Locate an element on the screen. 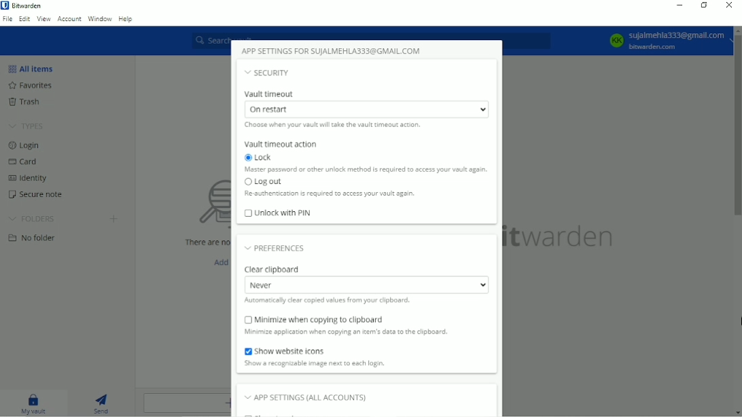 This screenshot has height=417, width=742. Vertical scrollbar is located at coordinates (737, 127).